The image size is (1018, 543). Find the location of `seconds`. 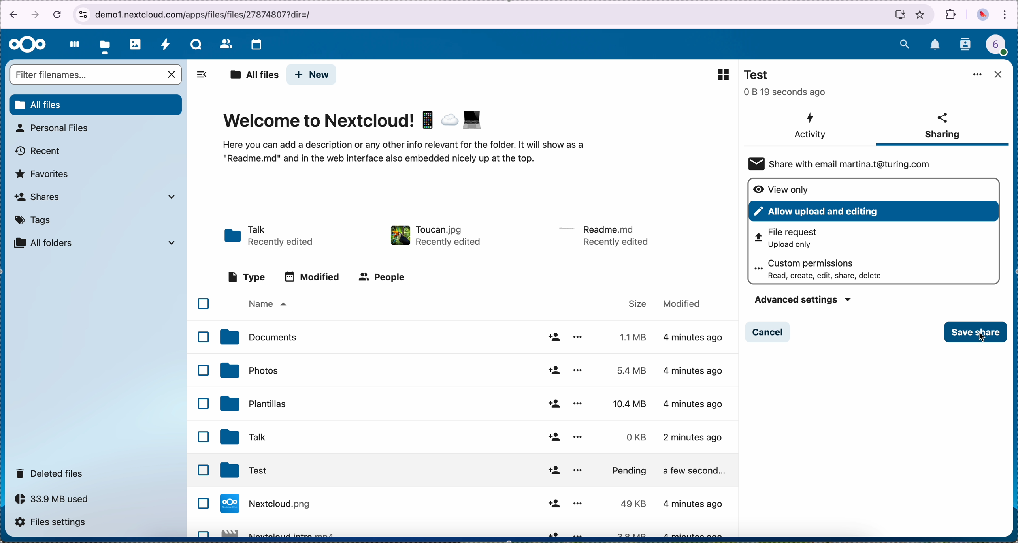

seconds is located at coordinates (786, 92).